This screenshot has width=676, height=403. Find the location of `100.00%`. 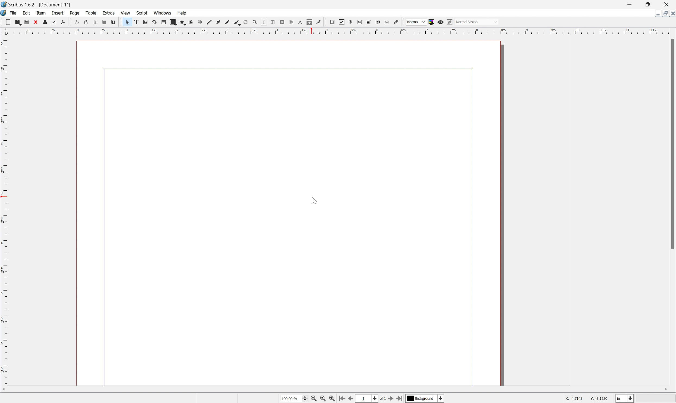

100.00% is located at coordinates (295, 399).